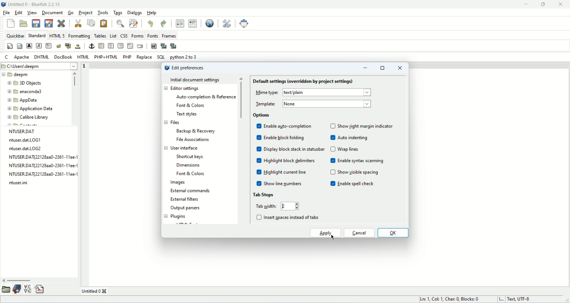 The image size is (570, 303). What do you see at coordinates (294, 149) in the screenshot?
I see `display block study in statusbar` at bounding box center [294, 149].